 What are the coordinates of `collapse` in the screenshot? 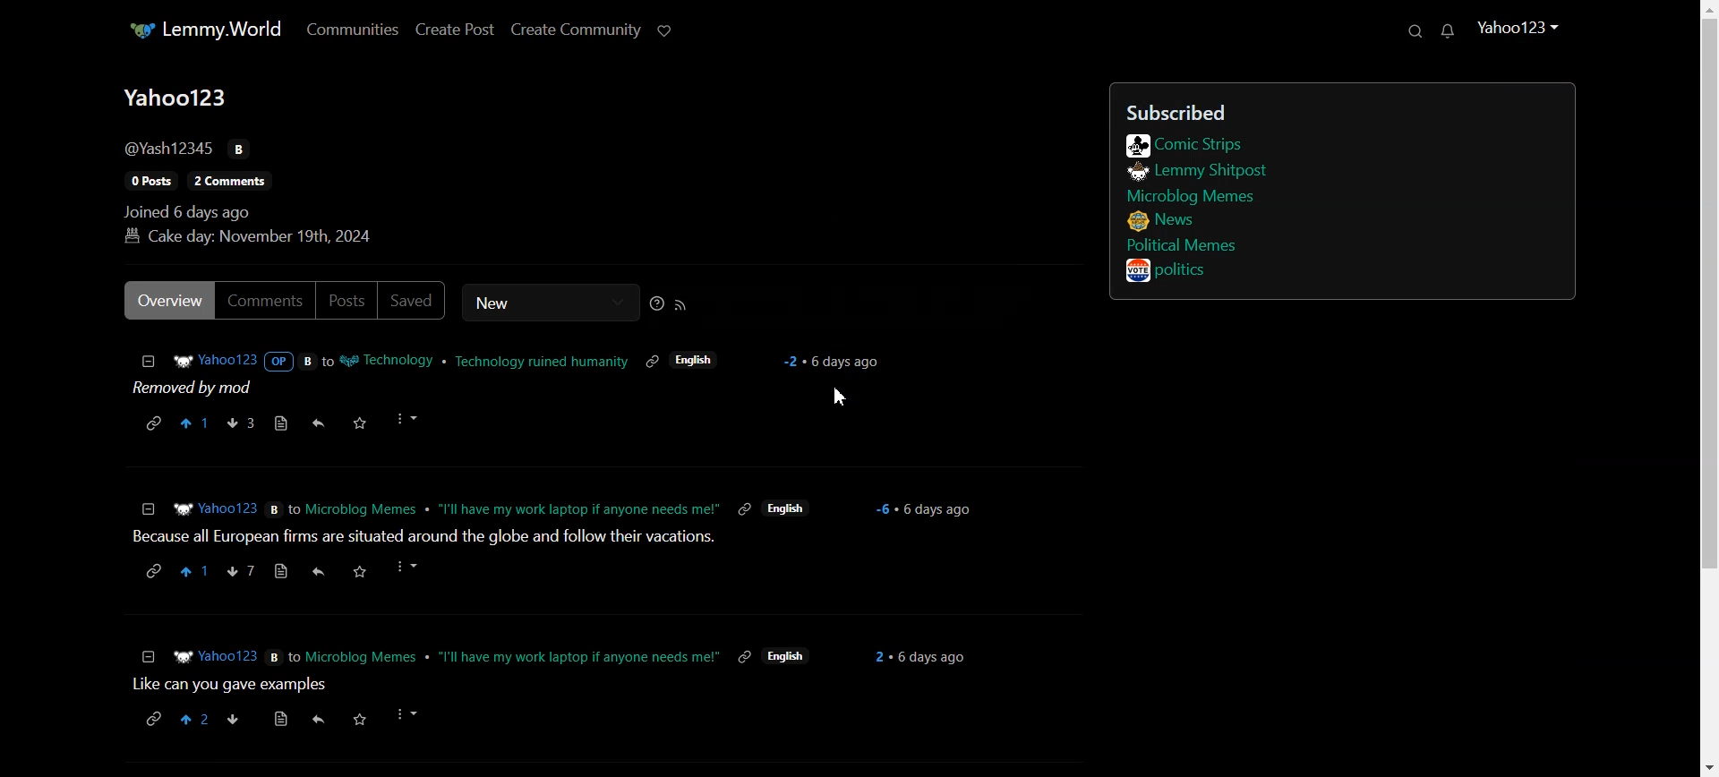 It's located at (148, 657).